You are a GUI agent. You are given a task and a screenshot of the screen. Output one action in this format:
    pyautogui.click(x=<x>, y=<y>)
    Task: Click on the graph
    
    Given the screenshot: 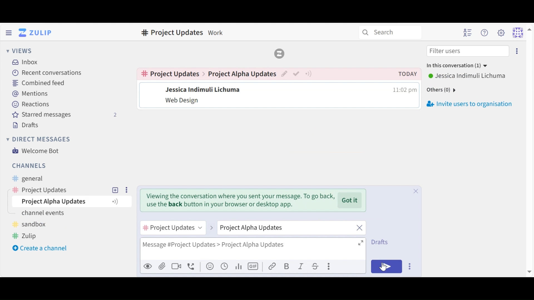 What is the action you would take?
    pyautogui.click(x=239, y=266)
    